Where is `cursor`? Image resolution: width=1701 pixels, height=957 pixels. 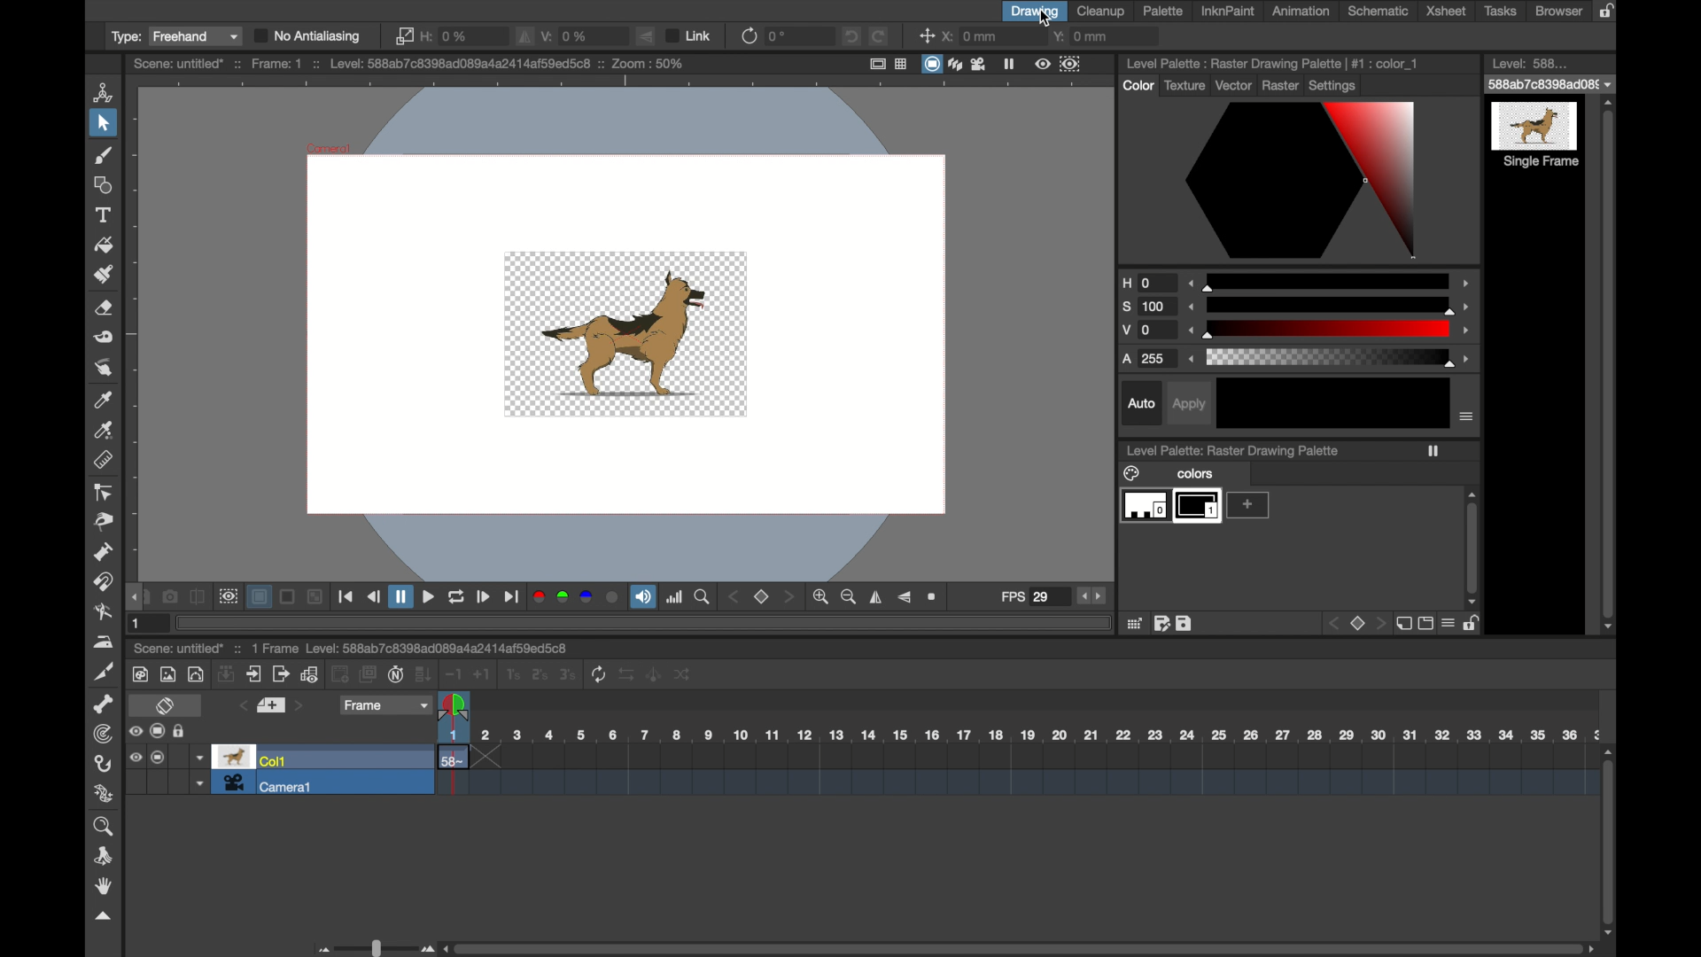 cursor is located at coordinates (1044, 20).